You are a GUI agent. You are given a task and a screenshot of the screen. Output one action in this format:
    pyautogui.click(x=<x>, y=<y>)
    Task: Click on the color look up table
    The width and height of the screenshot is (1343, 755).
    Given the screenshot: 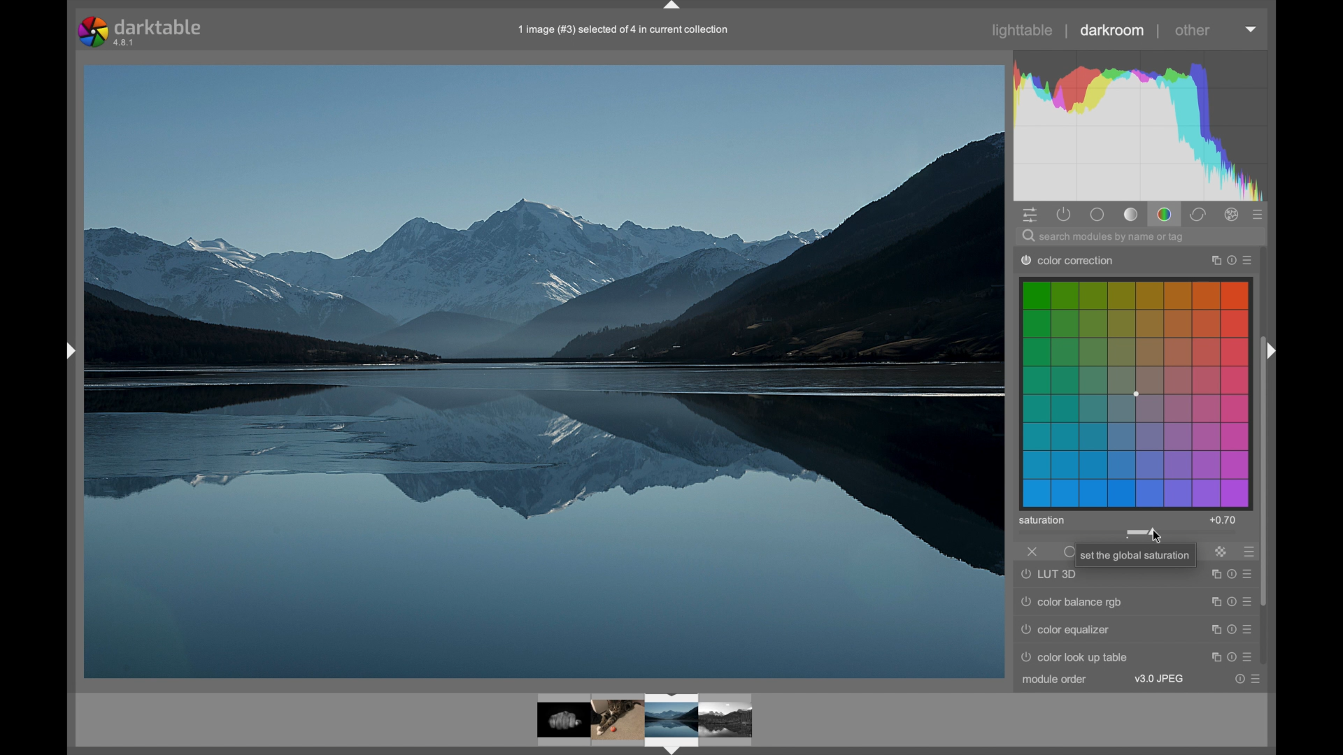 What is the action you would take?
    pyautogui.click(x=1078, y=657)
    